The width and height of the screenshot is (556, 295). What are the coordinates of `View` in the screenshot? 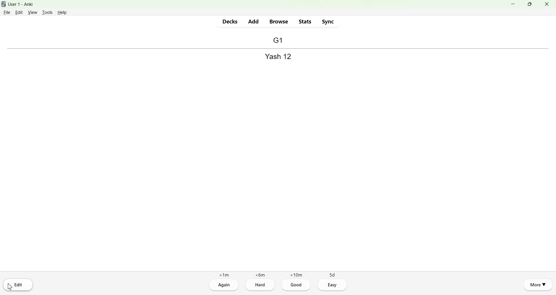 It's located at (33, 12).